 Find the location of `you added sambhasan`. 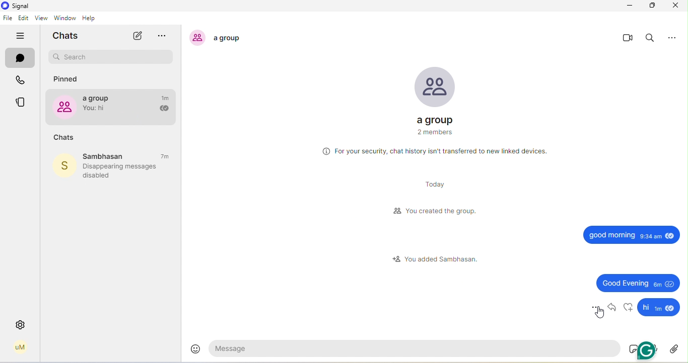

you added sambhasan is located at coordinates (434, 258).